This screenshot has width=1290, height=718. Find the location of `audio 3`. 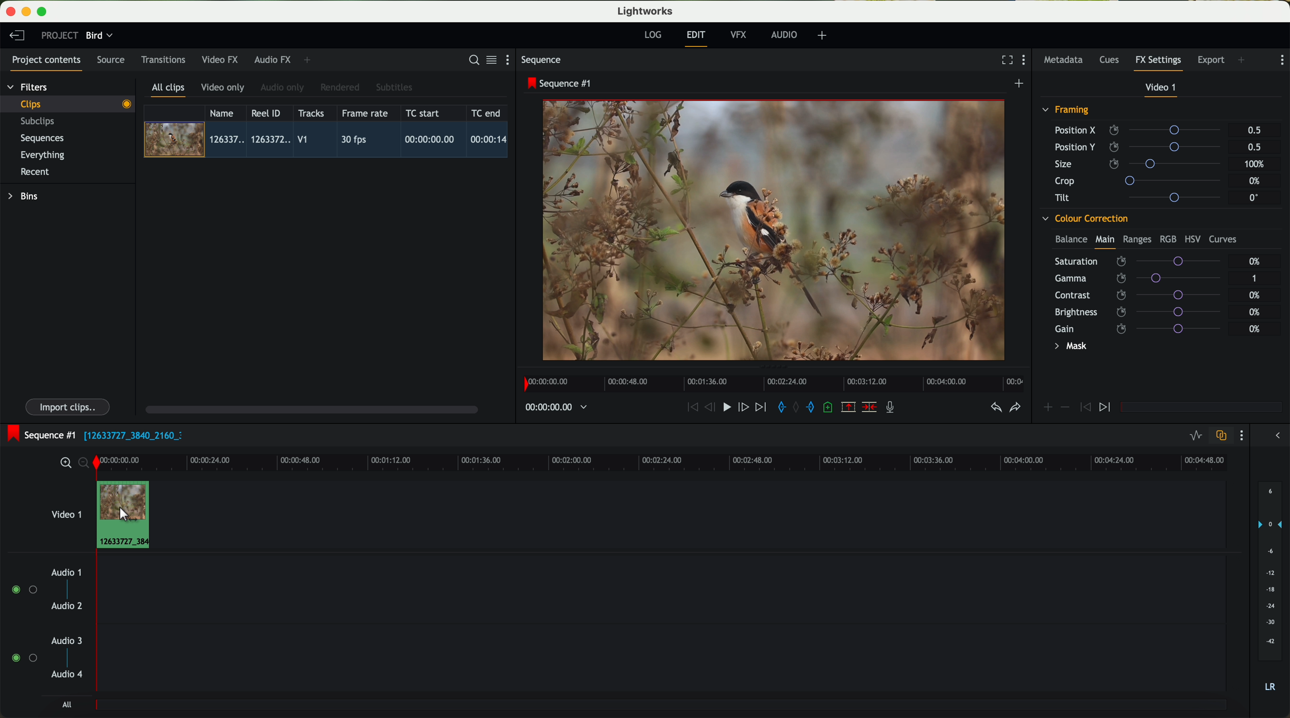

audio 3 is located at coordinates (62, 640).